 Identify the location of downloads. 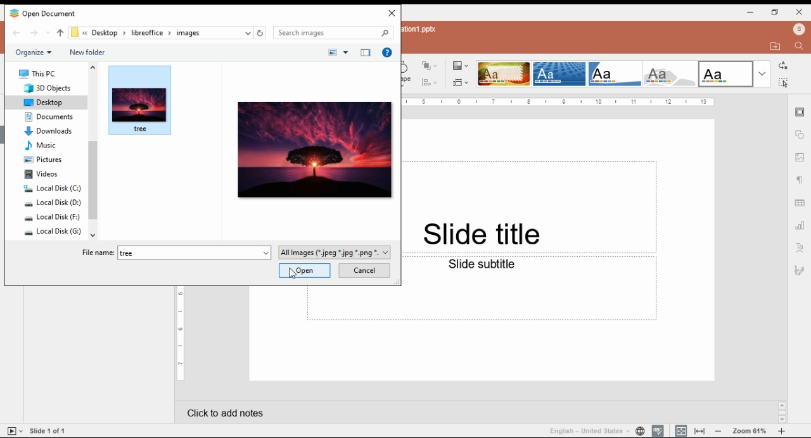
(47, 130).